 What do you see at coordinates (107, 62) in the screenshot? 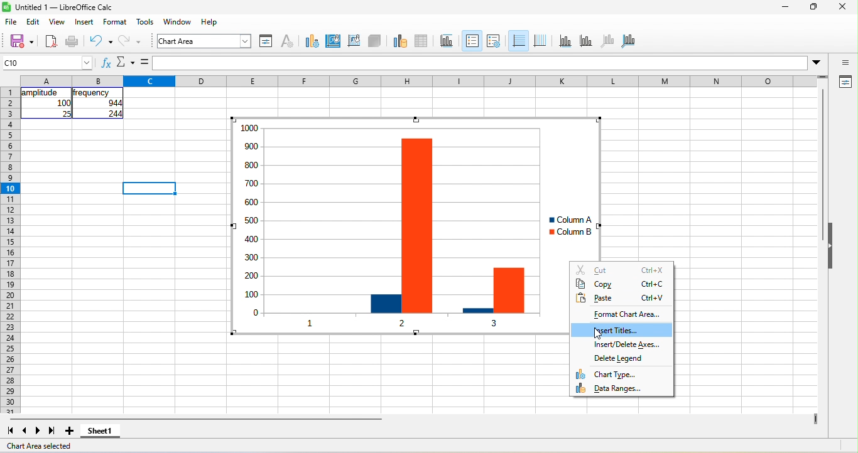
I see `fx` at bounding box center [107, 62].